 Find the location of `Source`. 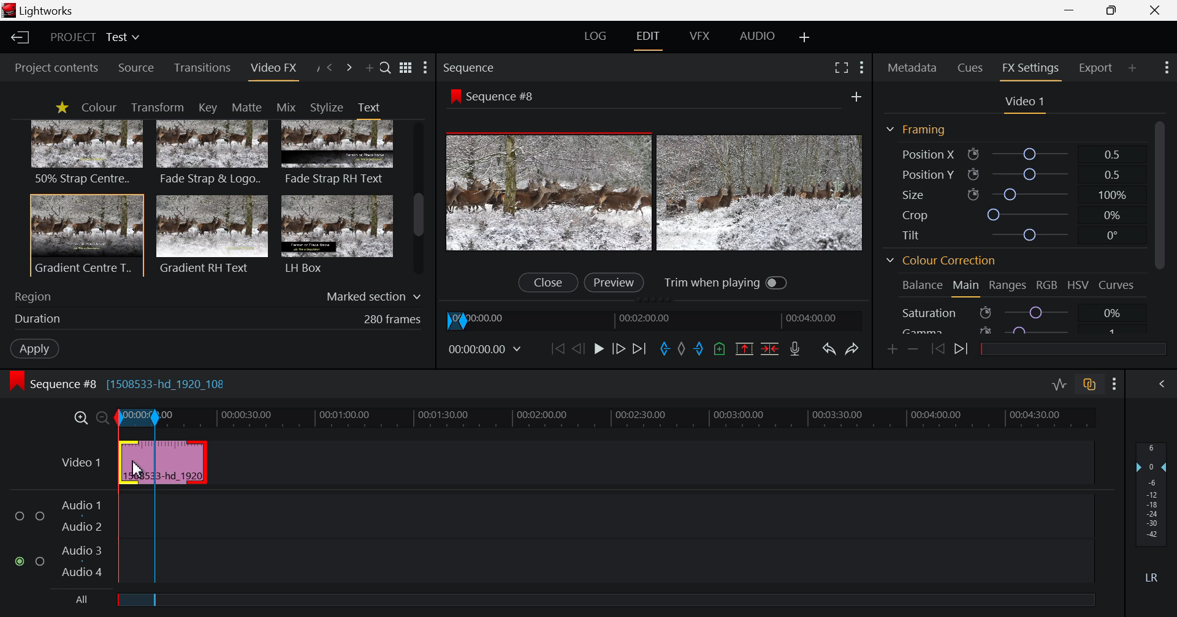

Source is located at coordinates (136, 69).